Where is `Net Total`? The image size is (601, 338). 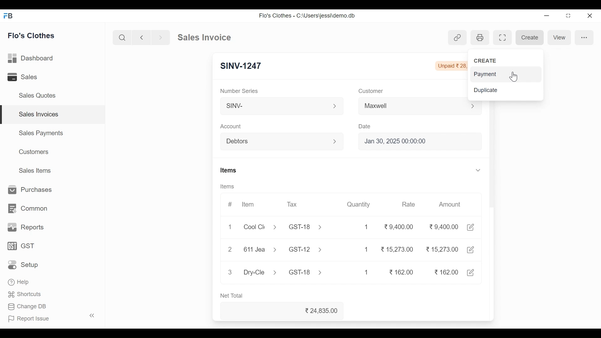 Net Total is located at coordinates (234, 296).